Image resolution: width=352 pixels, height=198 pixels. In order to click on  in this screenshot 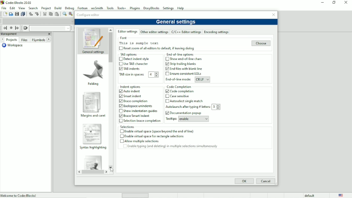, I will do `click(120, 59)`.